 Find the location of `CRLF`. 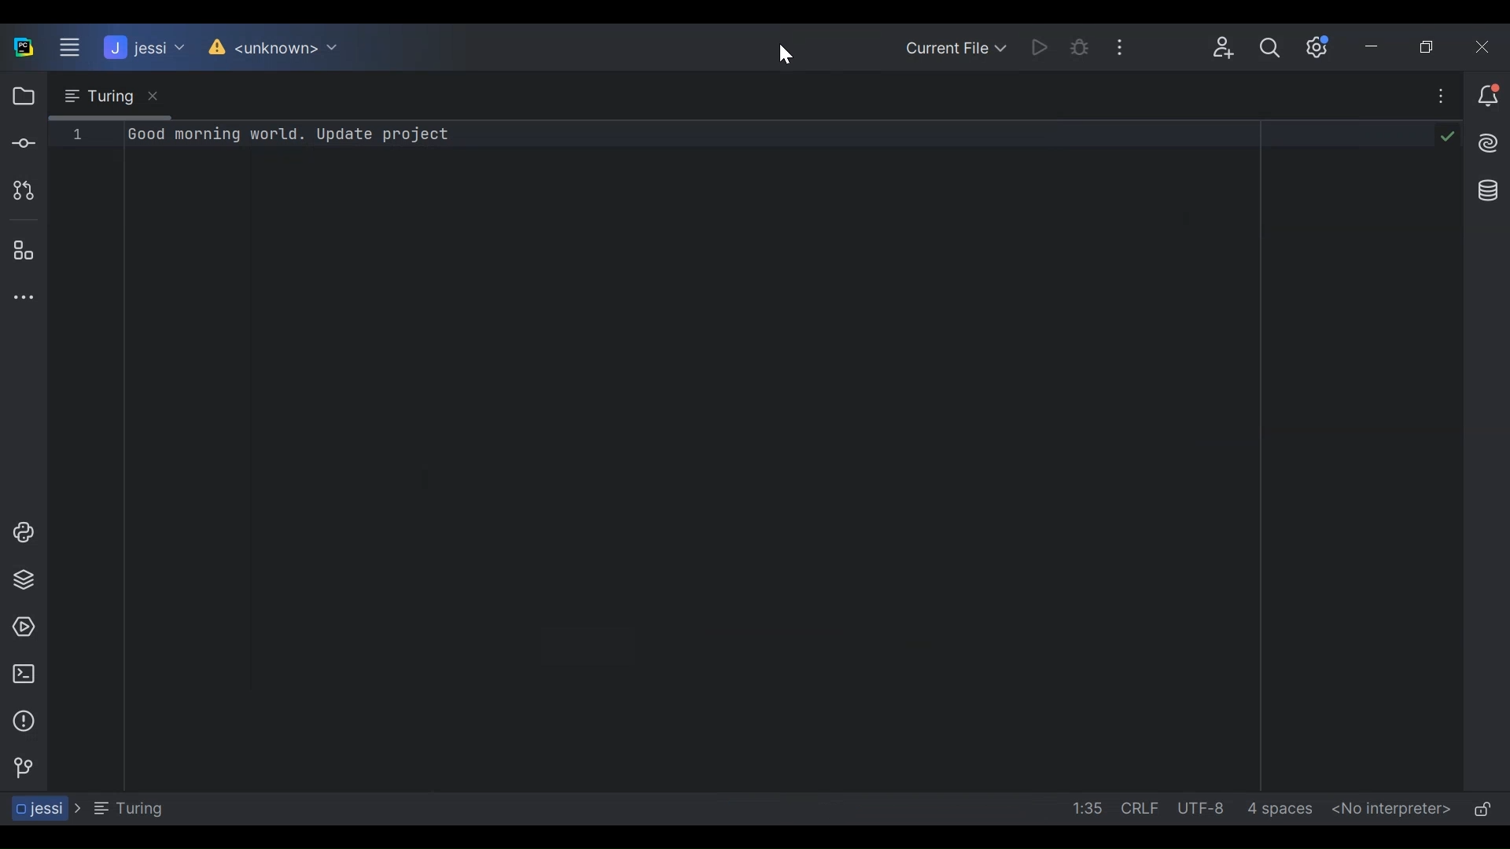

CRLF is located at coordinates (1139, 808).